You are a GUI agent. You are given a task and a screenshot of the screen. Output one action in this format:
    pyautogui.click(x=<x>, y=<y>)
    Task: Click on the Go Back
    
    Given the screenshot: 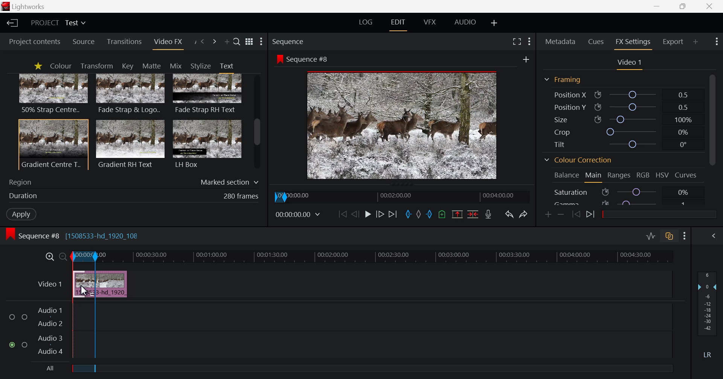 What is the action you would take?
    pyautogui.click(x=355, y=214)
    